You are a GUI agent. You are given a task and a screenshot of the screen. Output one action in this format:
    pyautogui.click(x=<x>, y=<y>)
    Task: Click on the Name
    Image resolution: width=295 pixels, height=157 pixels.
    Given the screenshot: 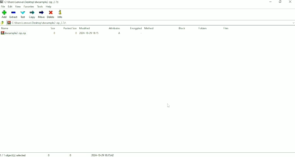 What is the action you would take?
    pyautogui.click(x=5, y=28)
    